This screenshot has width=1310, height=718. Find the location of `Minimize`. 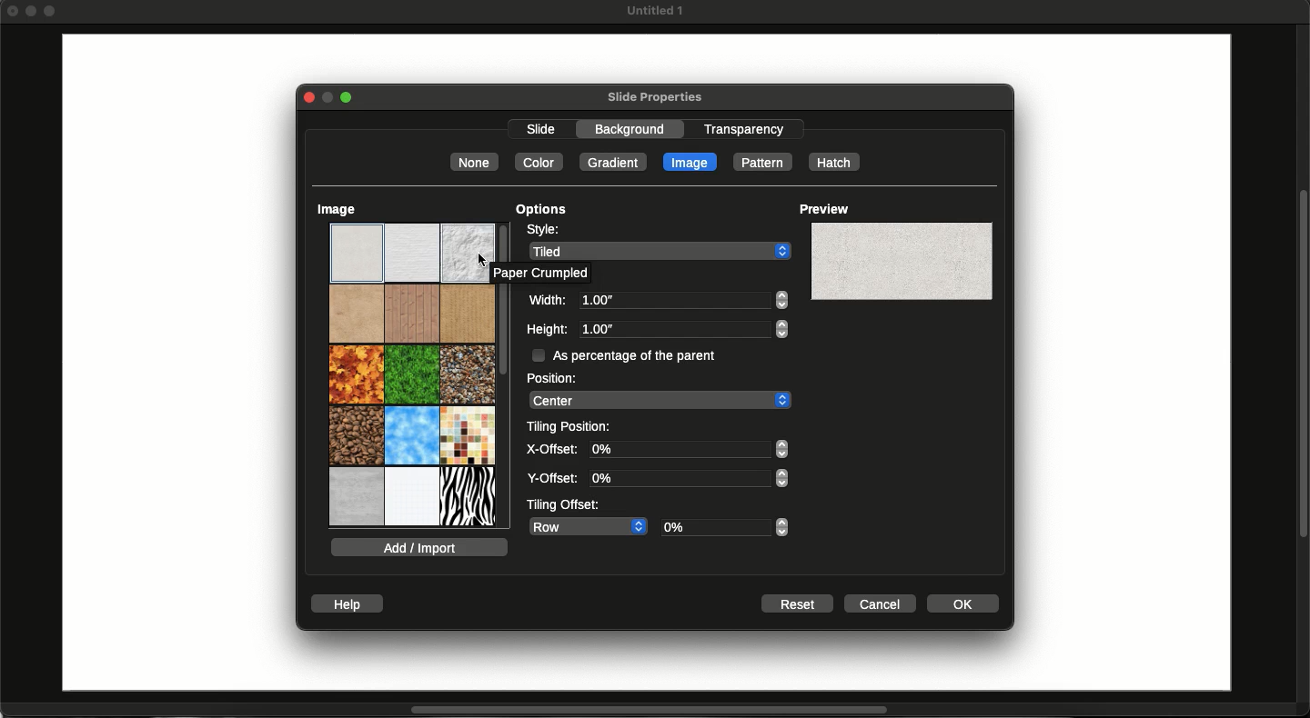

Minimize is located at coordinates (327, 98).